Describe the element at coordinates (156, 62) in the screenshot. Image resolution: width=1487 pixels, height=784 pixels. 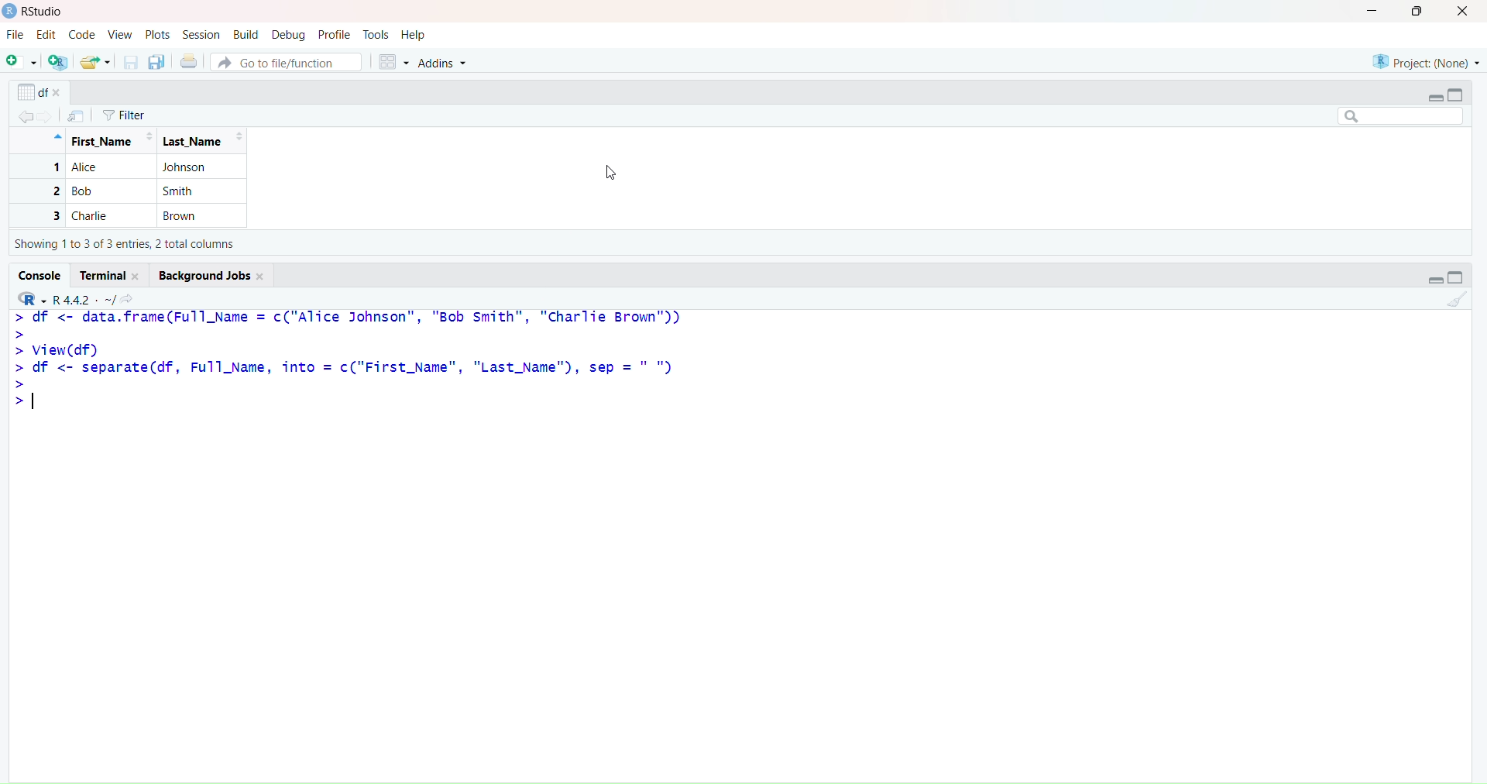
I see `Save all open documents (Ctrl + Alt + S)` at that location.